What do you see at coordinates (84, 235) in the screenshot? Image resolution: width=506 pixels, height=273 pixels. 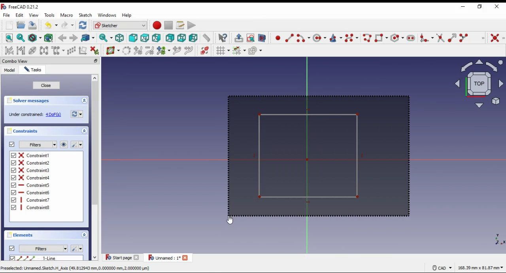 I see `expand/collapse` at bounding box center [84, 235].